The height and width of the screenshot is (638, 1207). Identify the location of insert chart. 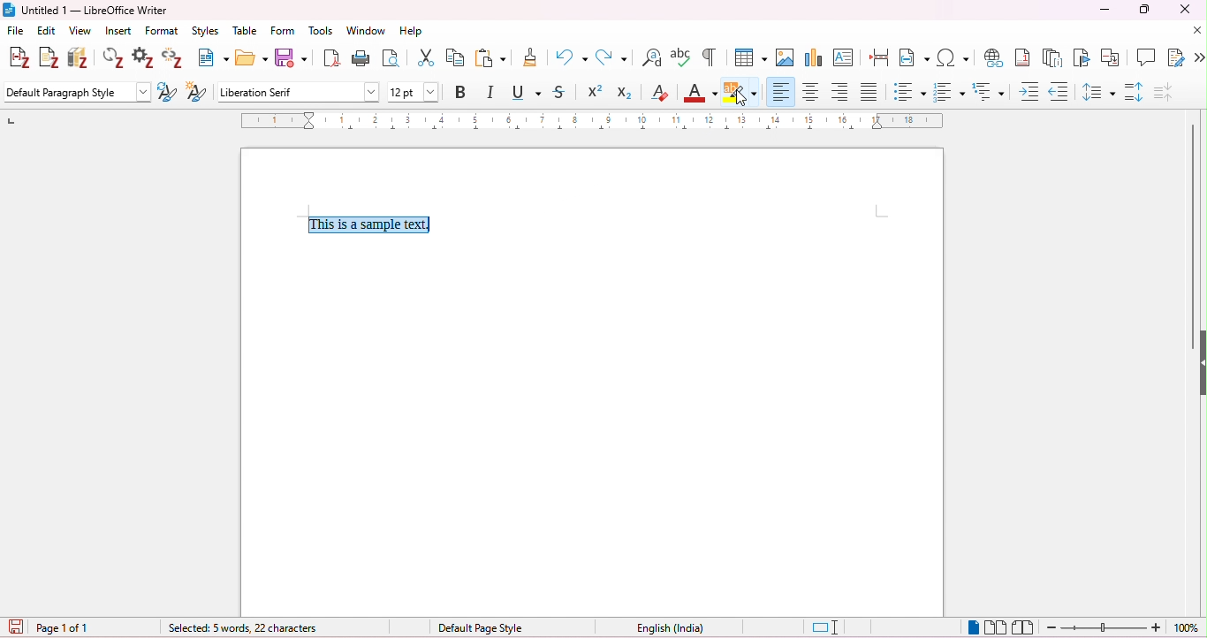
(815, 58).